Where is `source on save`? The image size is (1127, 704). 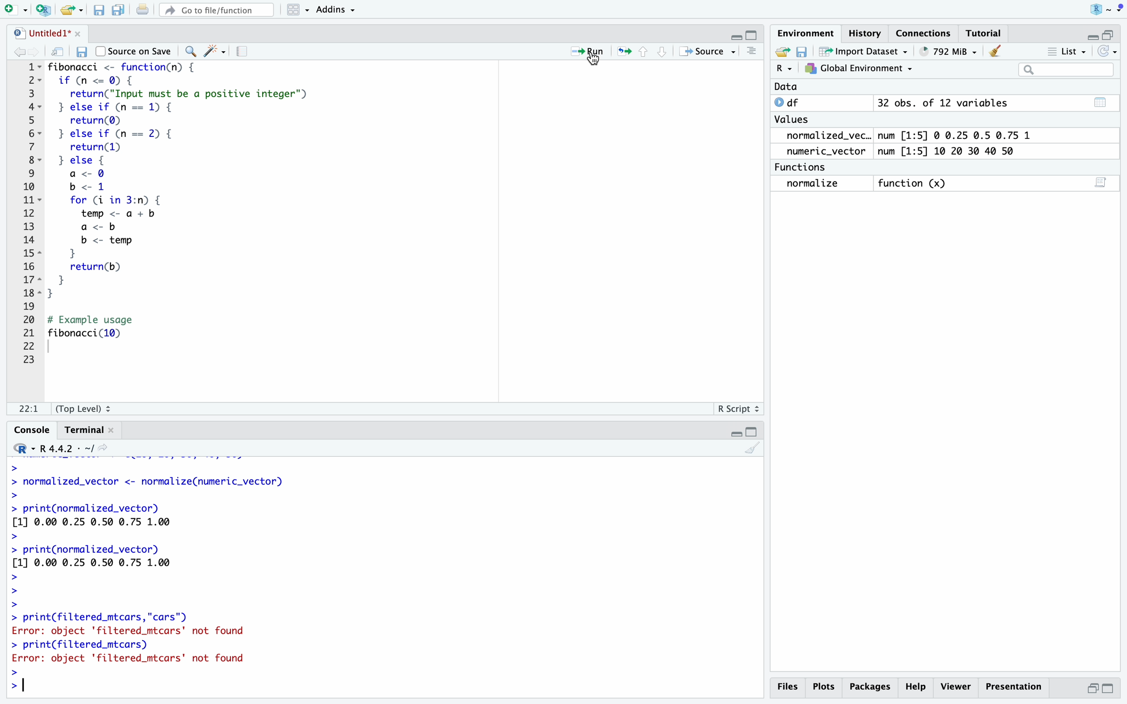 source on save is located at coordinates (133, 51).